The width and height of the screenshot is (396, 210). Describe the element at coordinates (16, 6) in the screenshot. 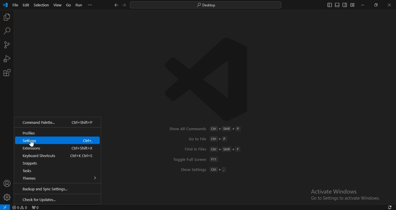

I see `file` at that location.